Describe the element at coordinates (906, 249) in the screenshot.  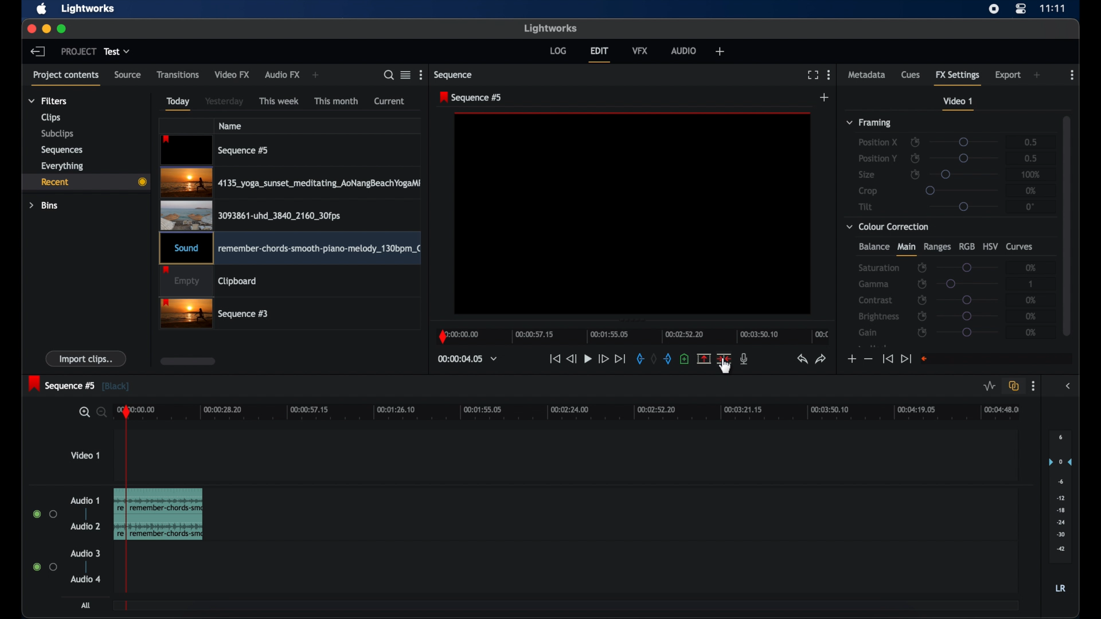
I see `main` at that location.